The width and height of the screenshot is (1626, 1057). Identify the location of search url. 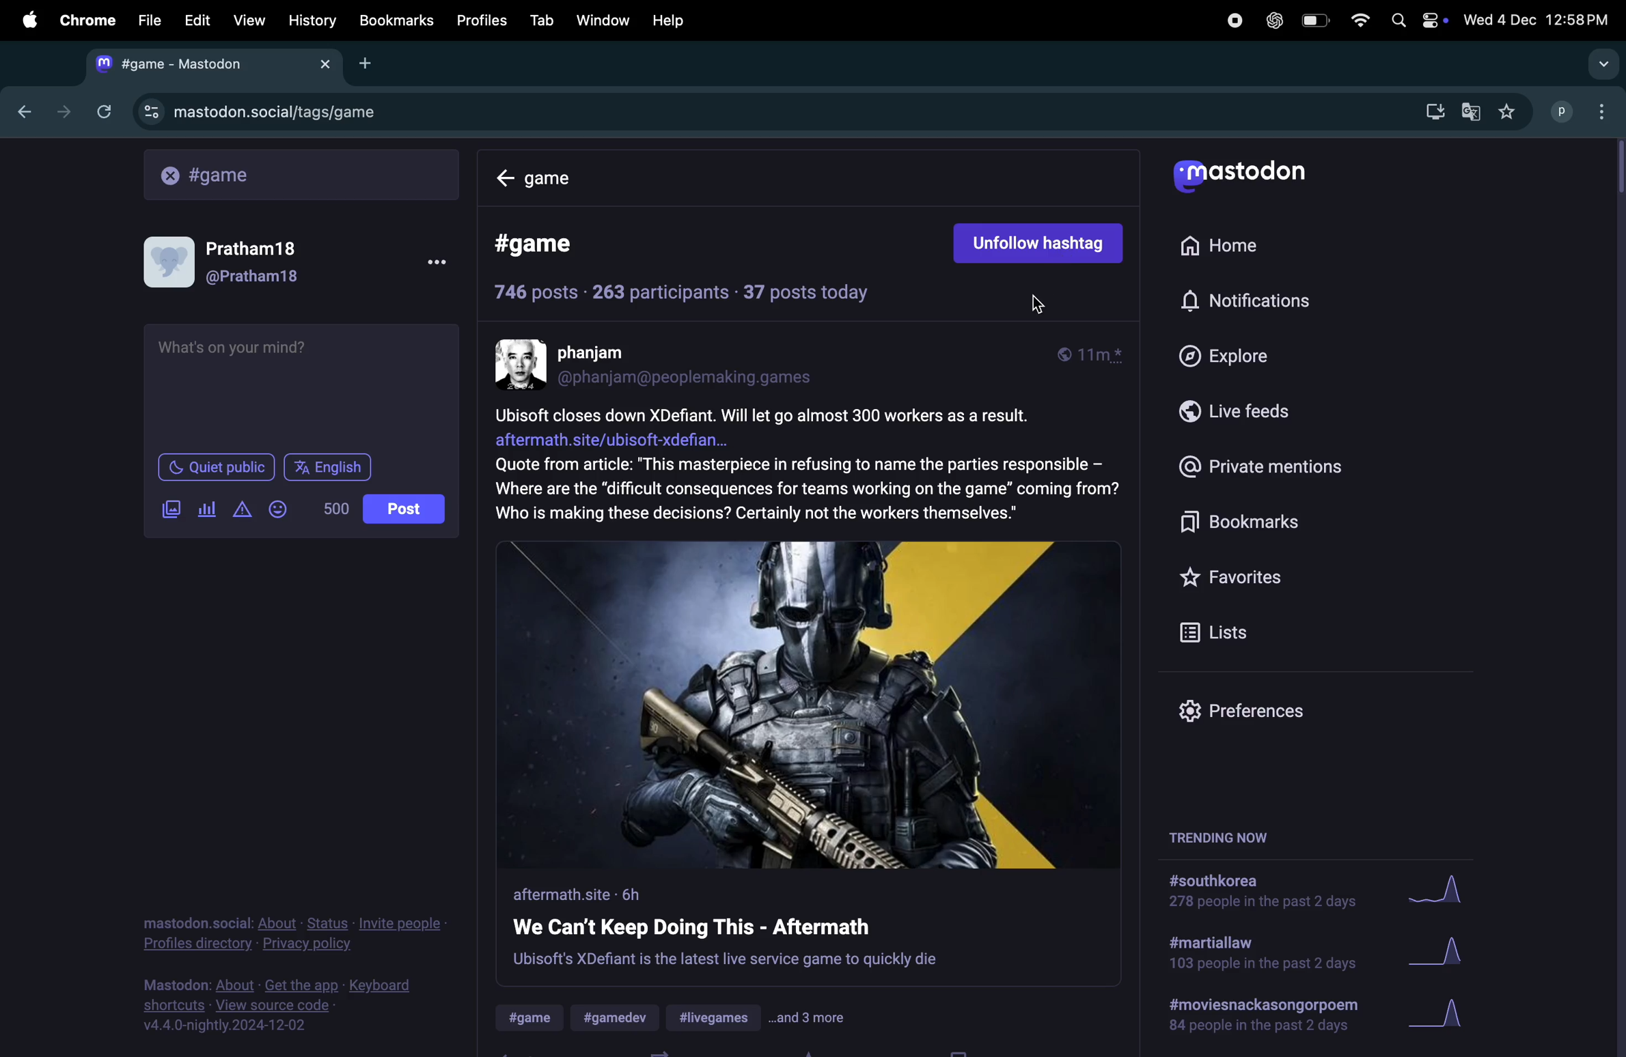
(302, 174).